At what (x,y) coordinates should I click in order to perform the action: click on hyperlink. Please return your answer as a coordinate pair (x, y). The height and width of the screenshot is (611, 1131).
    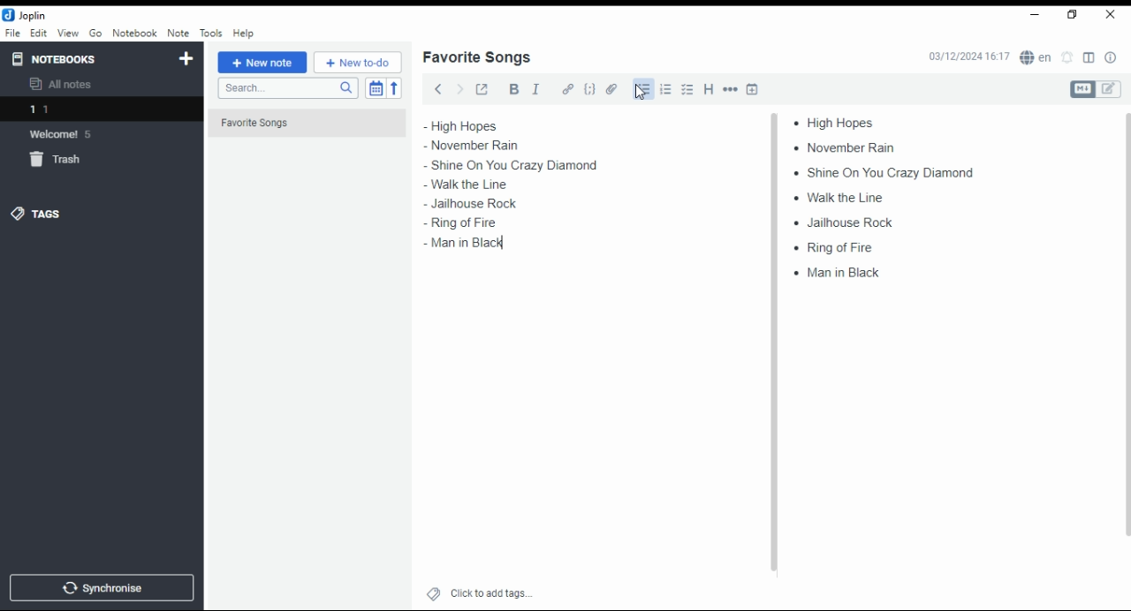
    Looking at the image, I should click on (568, 88).